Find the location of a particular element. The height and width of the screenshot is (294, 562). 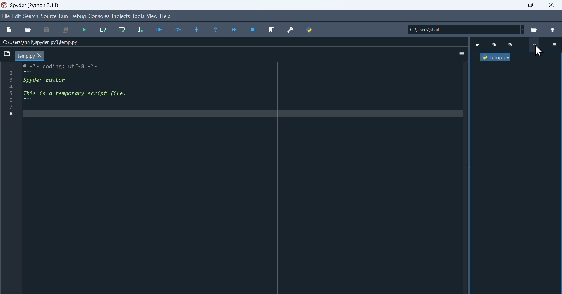

Maximize is located at coordinates (531, 5).